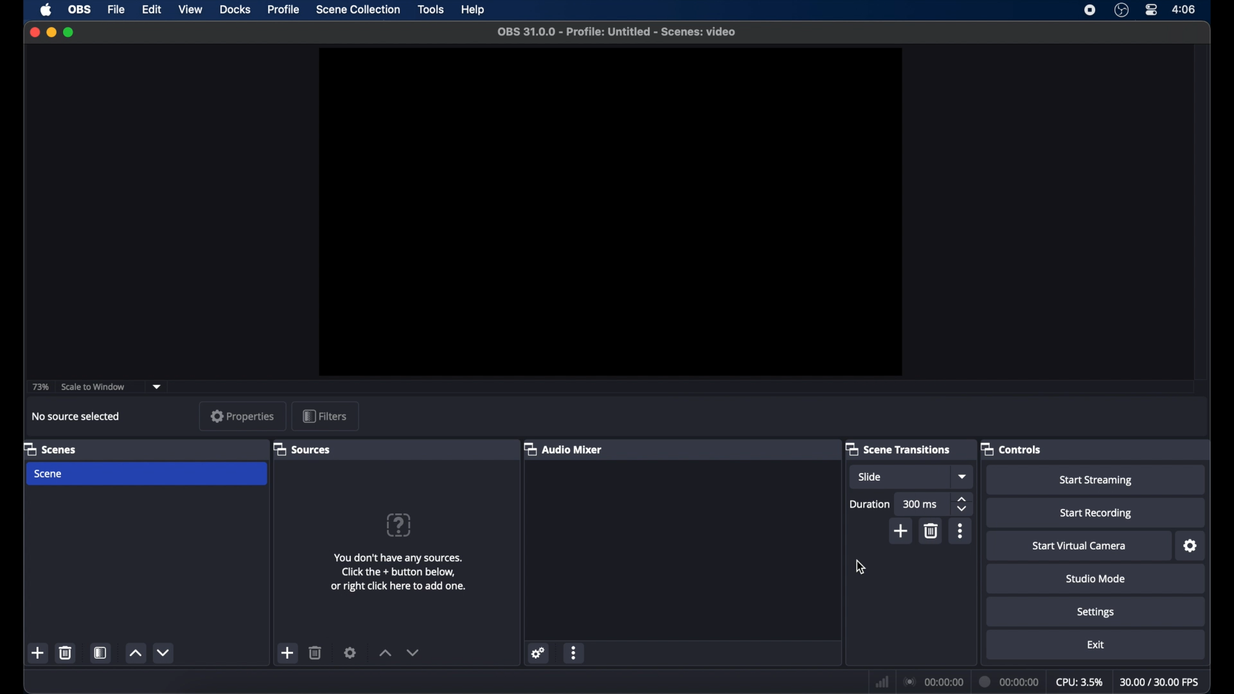 This screenshot has height=694, width=1234. What do you see at coordinates (1191, 546) in the screenshot?
I see `settings` at bounding box center [1191, 546].